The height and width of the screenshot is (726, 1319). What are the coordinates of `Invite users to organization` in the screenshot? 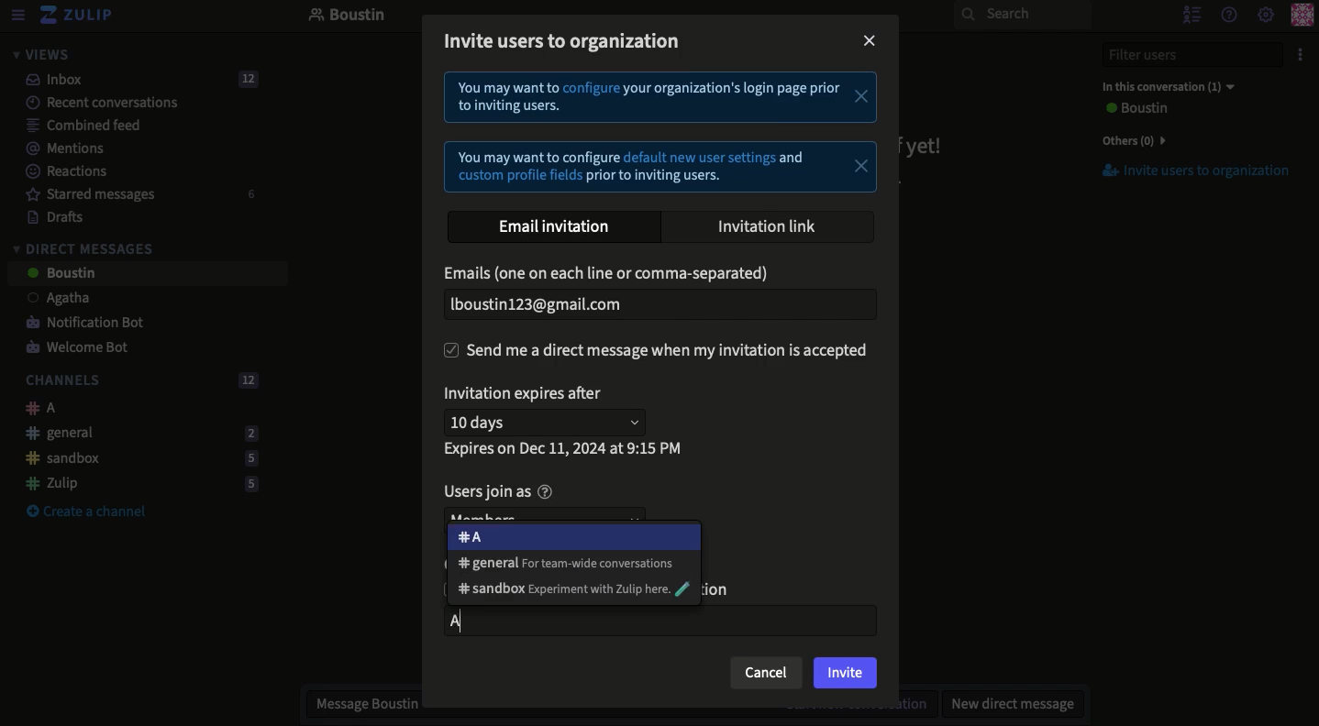 It's located at (1186, 171).